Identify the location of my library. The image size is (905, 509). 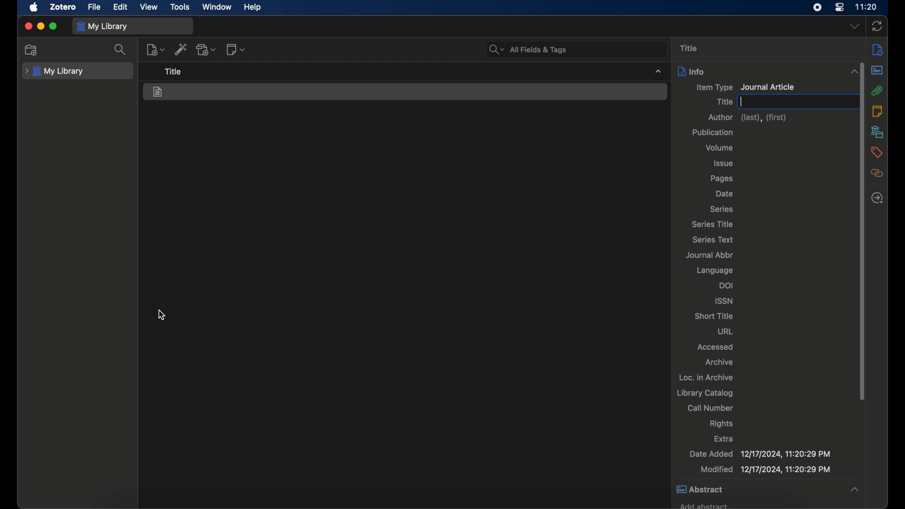
(54, 71).